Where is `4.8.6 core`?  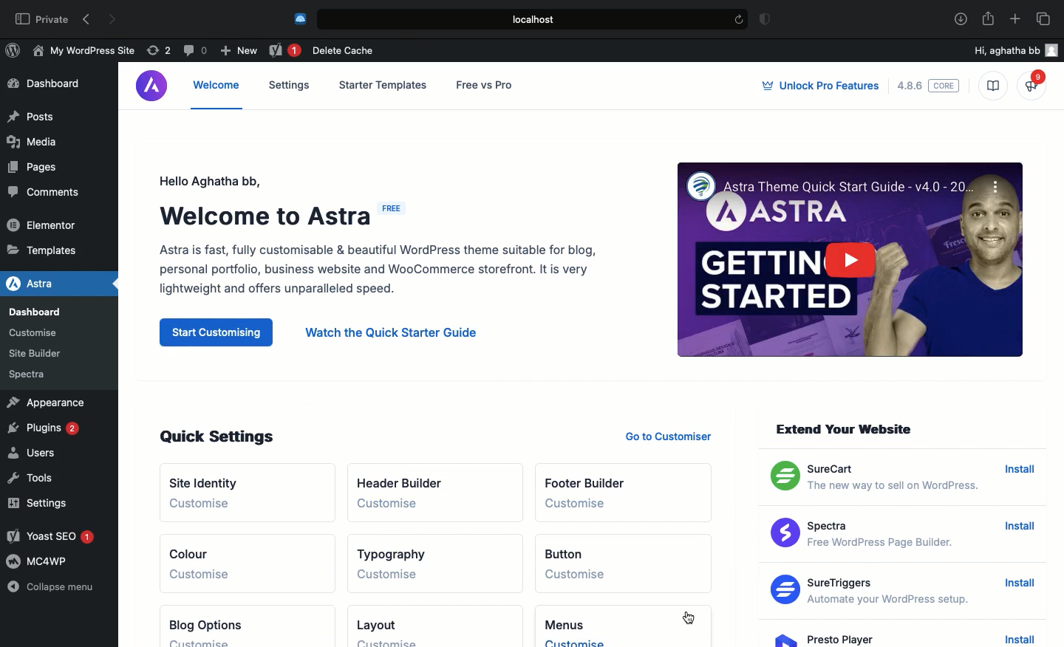
4.8.6 core is located at coordinates (929, 84).